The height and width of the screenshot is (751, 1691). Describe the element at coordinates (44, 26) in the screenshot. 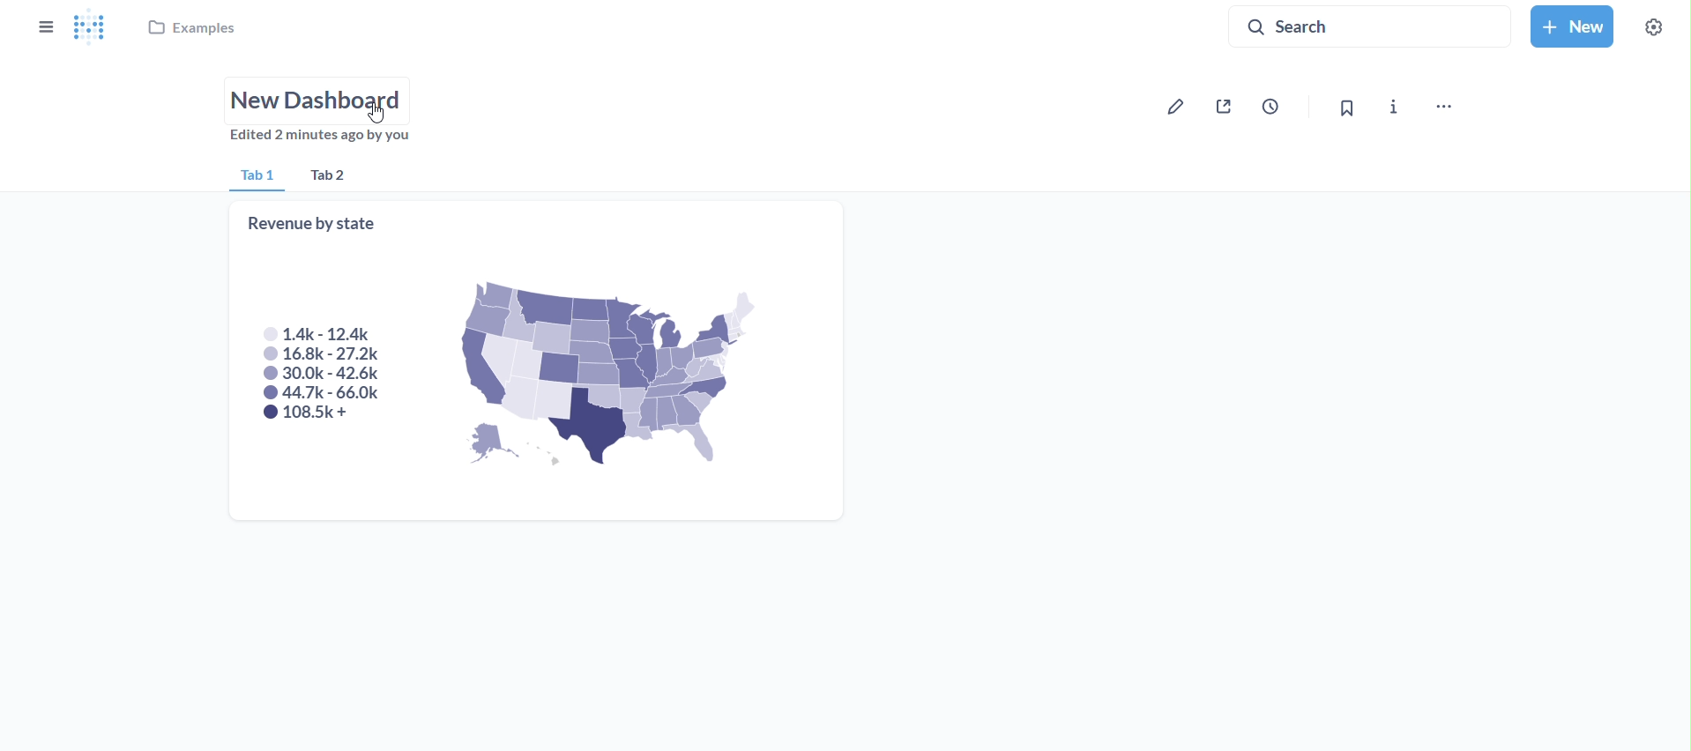

I see `close sidebar` at that location.